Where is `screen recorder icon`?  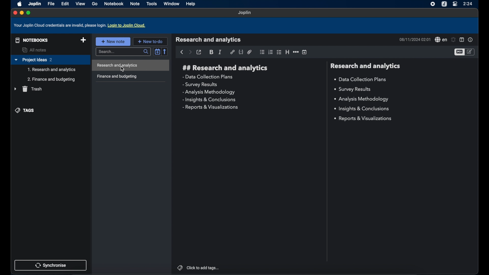
screen recorder icon is located at coordinates (432, 4).